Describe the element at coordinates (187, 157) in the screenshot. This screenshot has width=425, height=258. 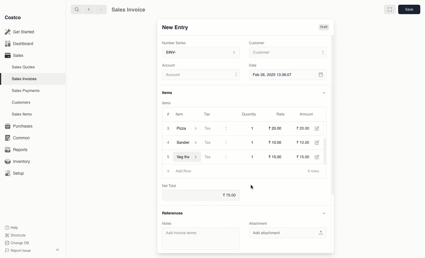
I see `Veg Thali` at that location.